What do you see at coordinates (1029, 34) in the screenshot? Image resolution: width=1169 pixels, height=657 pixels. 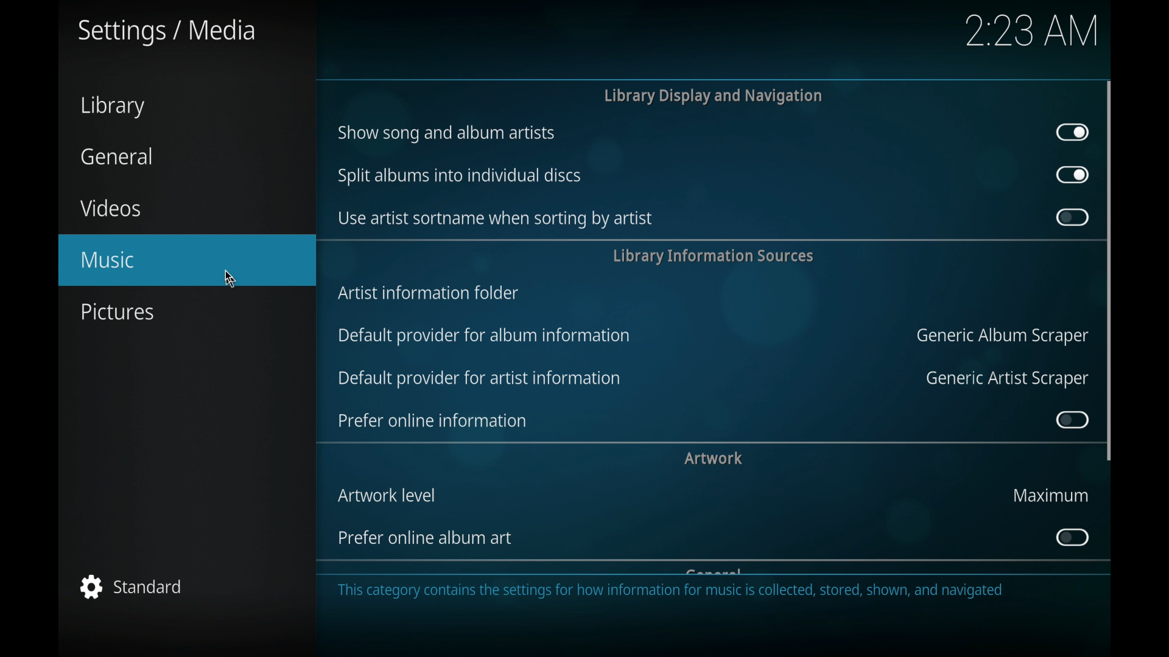 I see `2:23 AM` at bounding box center [1029, 34].